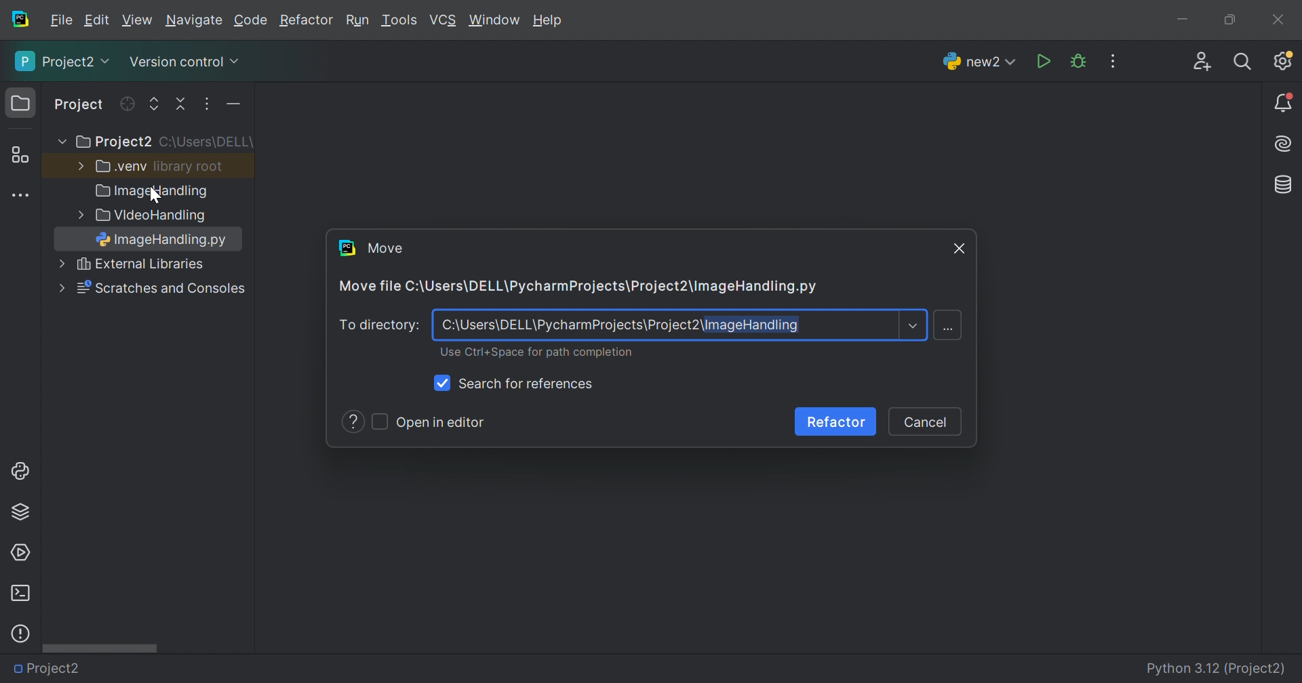  I want to click on Project icon, so click(22, 104).